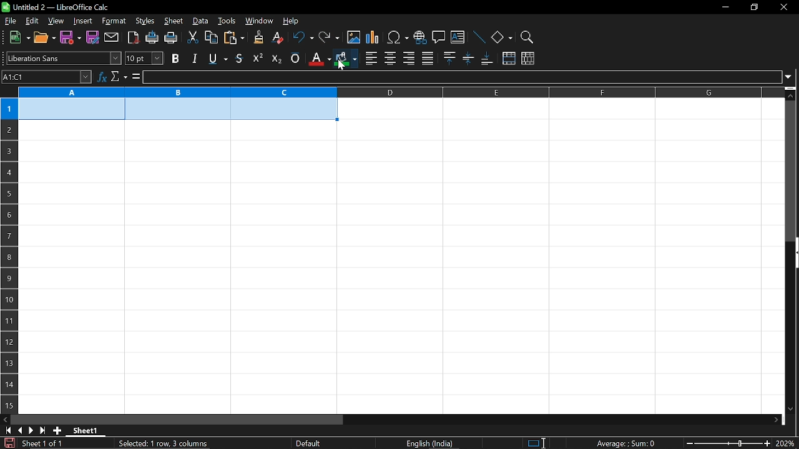 The height and width of the screenshot is (449, 799). Describe the element at coordinates (509, 59) in the screenshot. I see `merge cells` at that location.